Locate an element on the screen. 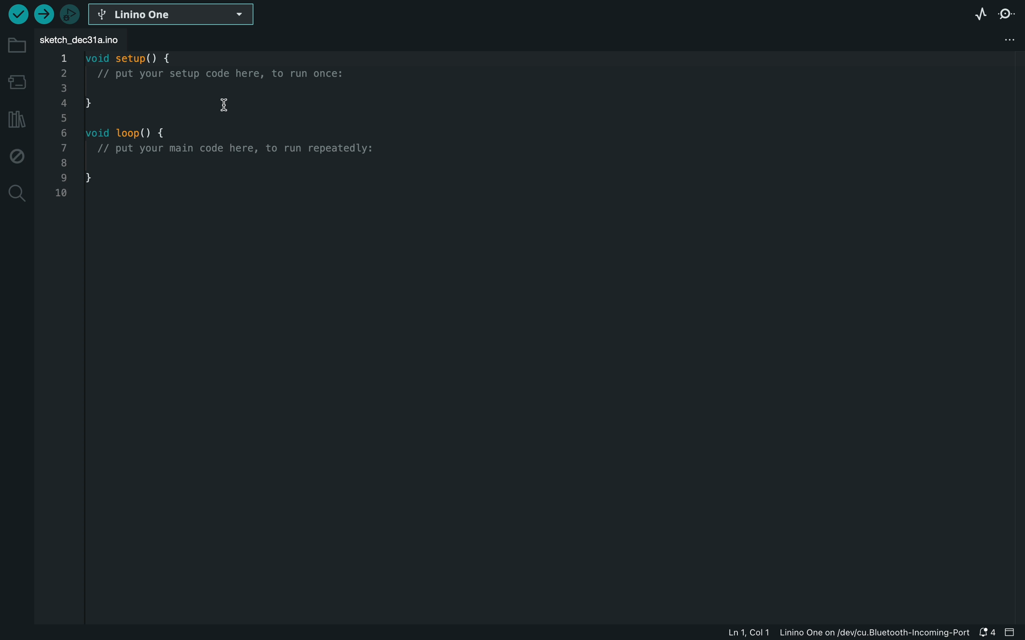  debugger is located at coordinates (72, 18).